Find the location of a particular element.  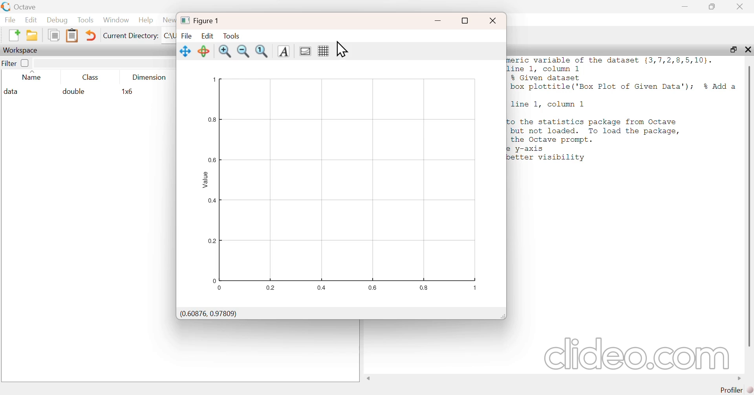

edit is located at coordinates (207, 35).